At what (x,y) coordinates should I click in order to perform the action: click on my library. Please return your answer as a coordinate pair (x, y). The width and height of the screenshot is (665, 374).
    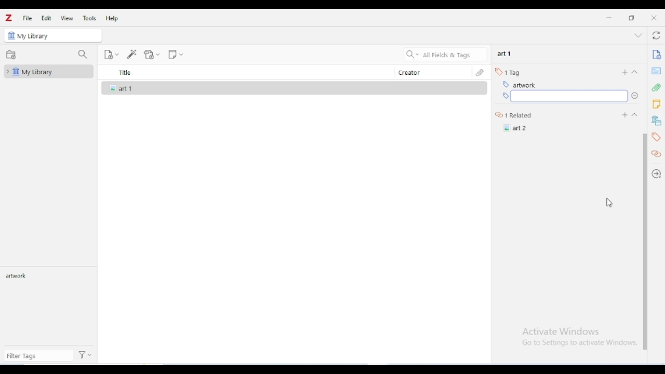
    Looking at the image, I should click on (52, 35).